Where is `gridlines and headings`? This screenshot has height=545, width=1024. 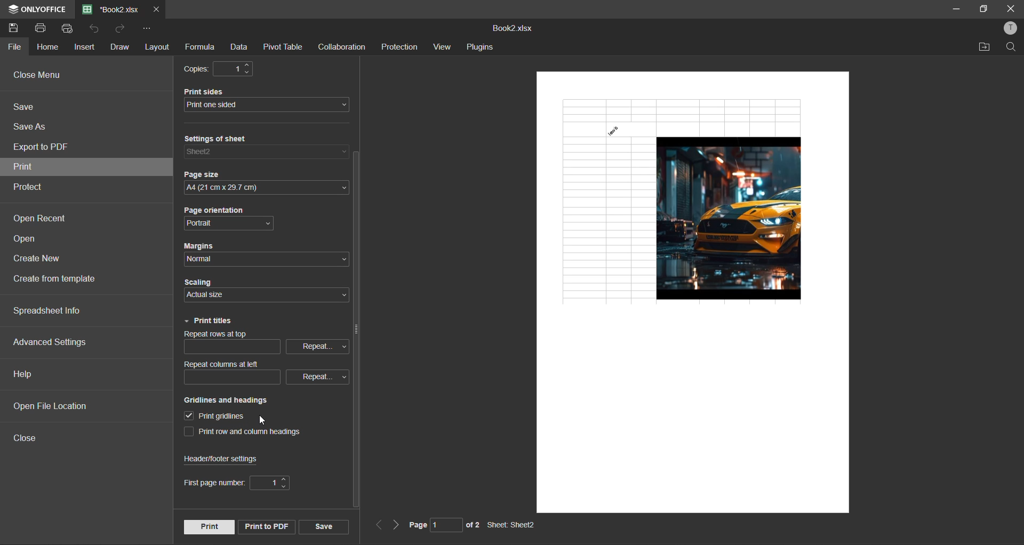 gridlines and headings is located at coordinates (227, 402).